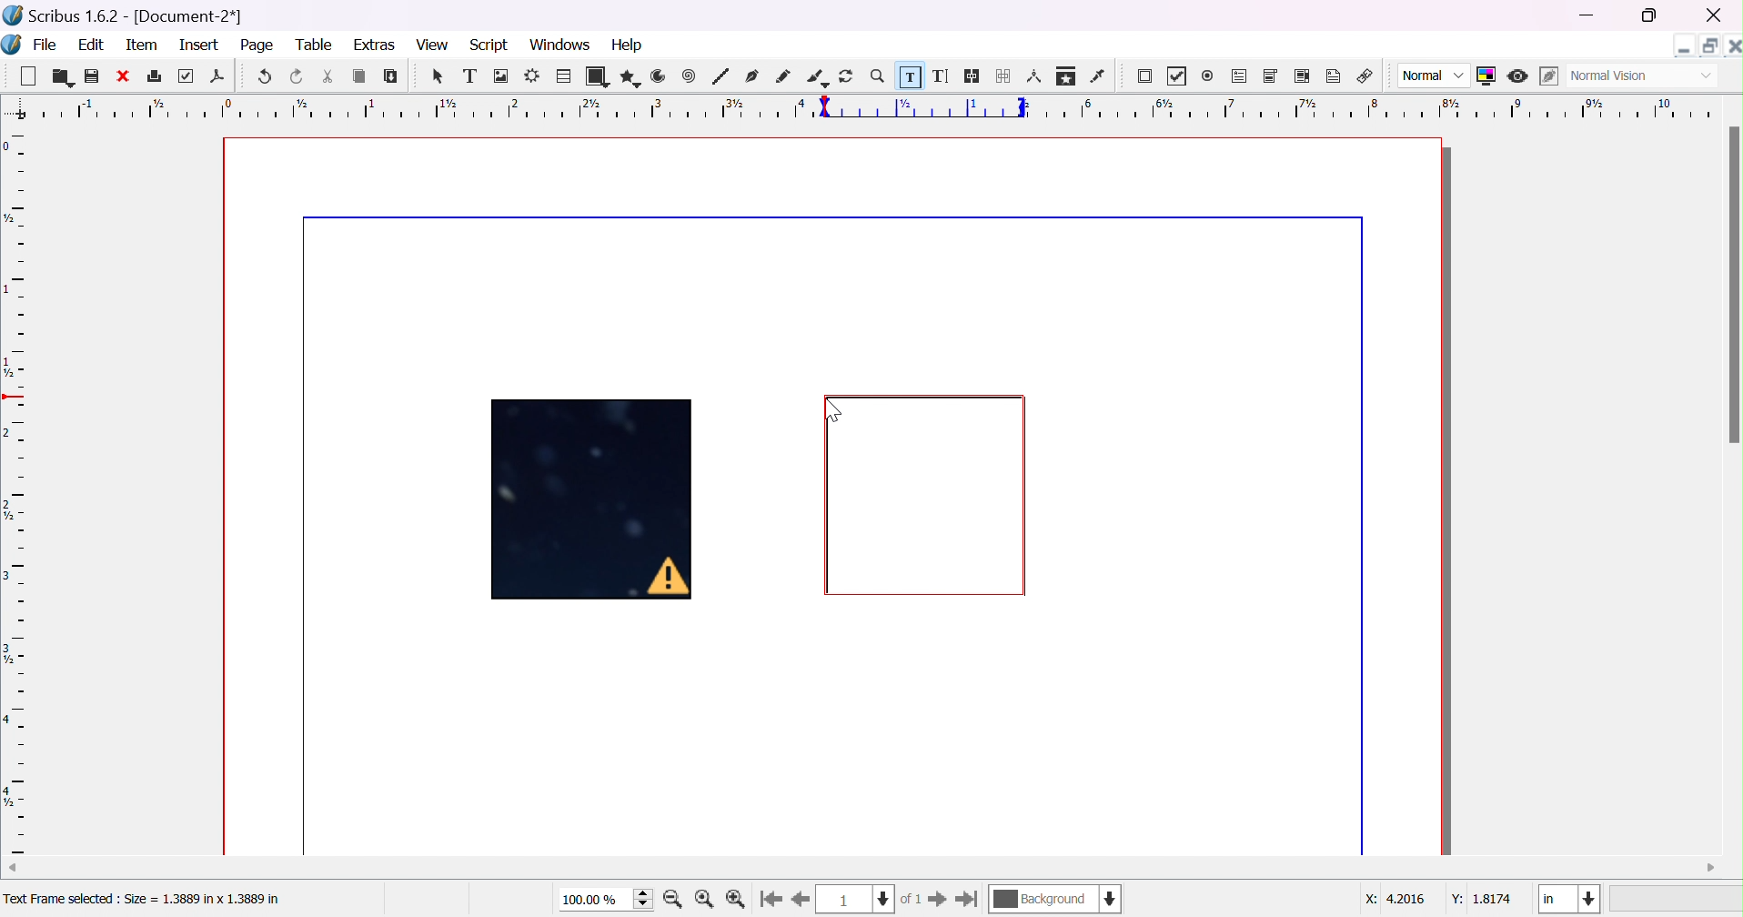  Describe the element at coordinates (596, 76) in the screenshot. I see `shape` at that location.